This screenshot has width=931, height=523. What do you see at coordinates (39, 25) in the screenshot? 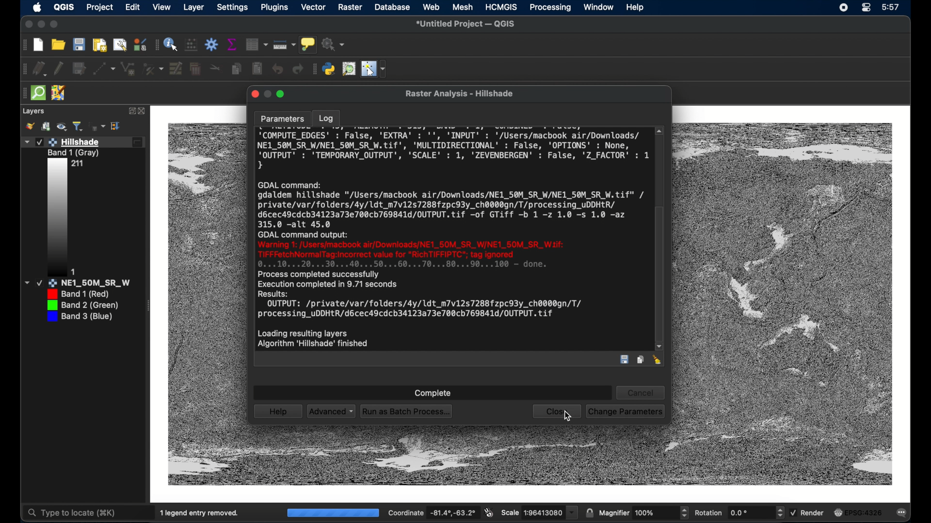
I see `minimize ` at bounding box center [39, 25].